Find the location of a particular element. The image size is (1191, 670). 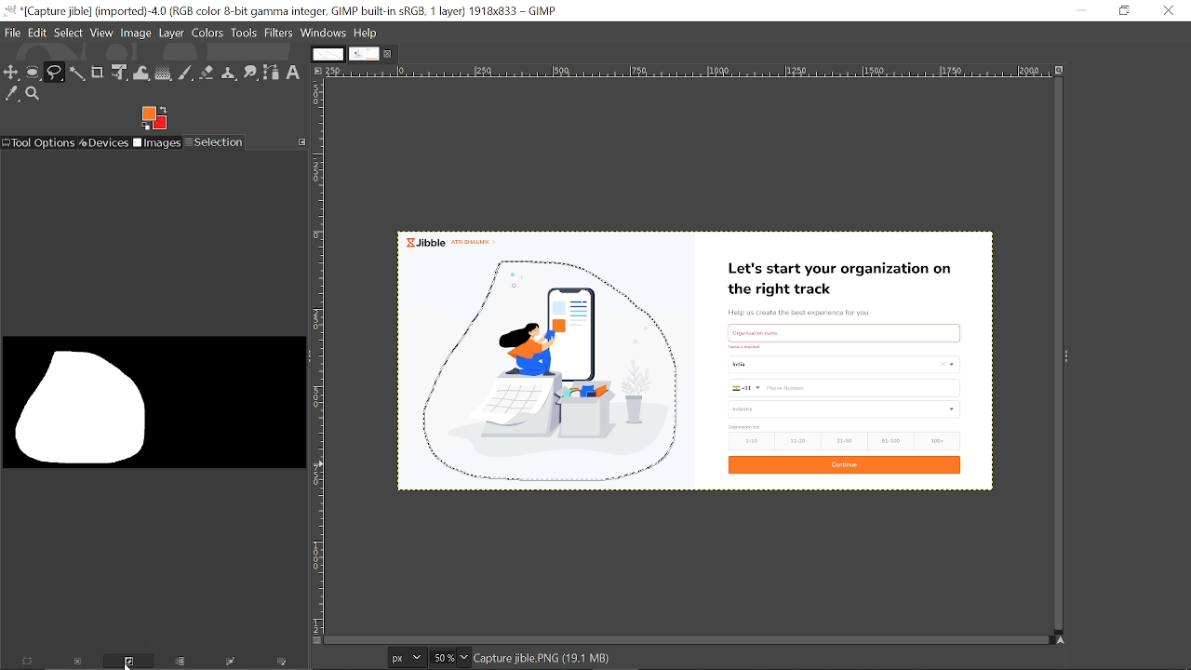

Windows is located at coordinates (324, 33).